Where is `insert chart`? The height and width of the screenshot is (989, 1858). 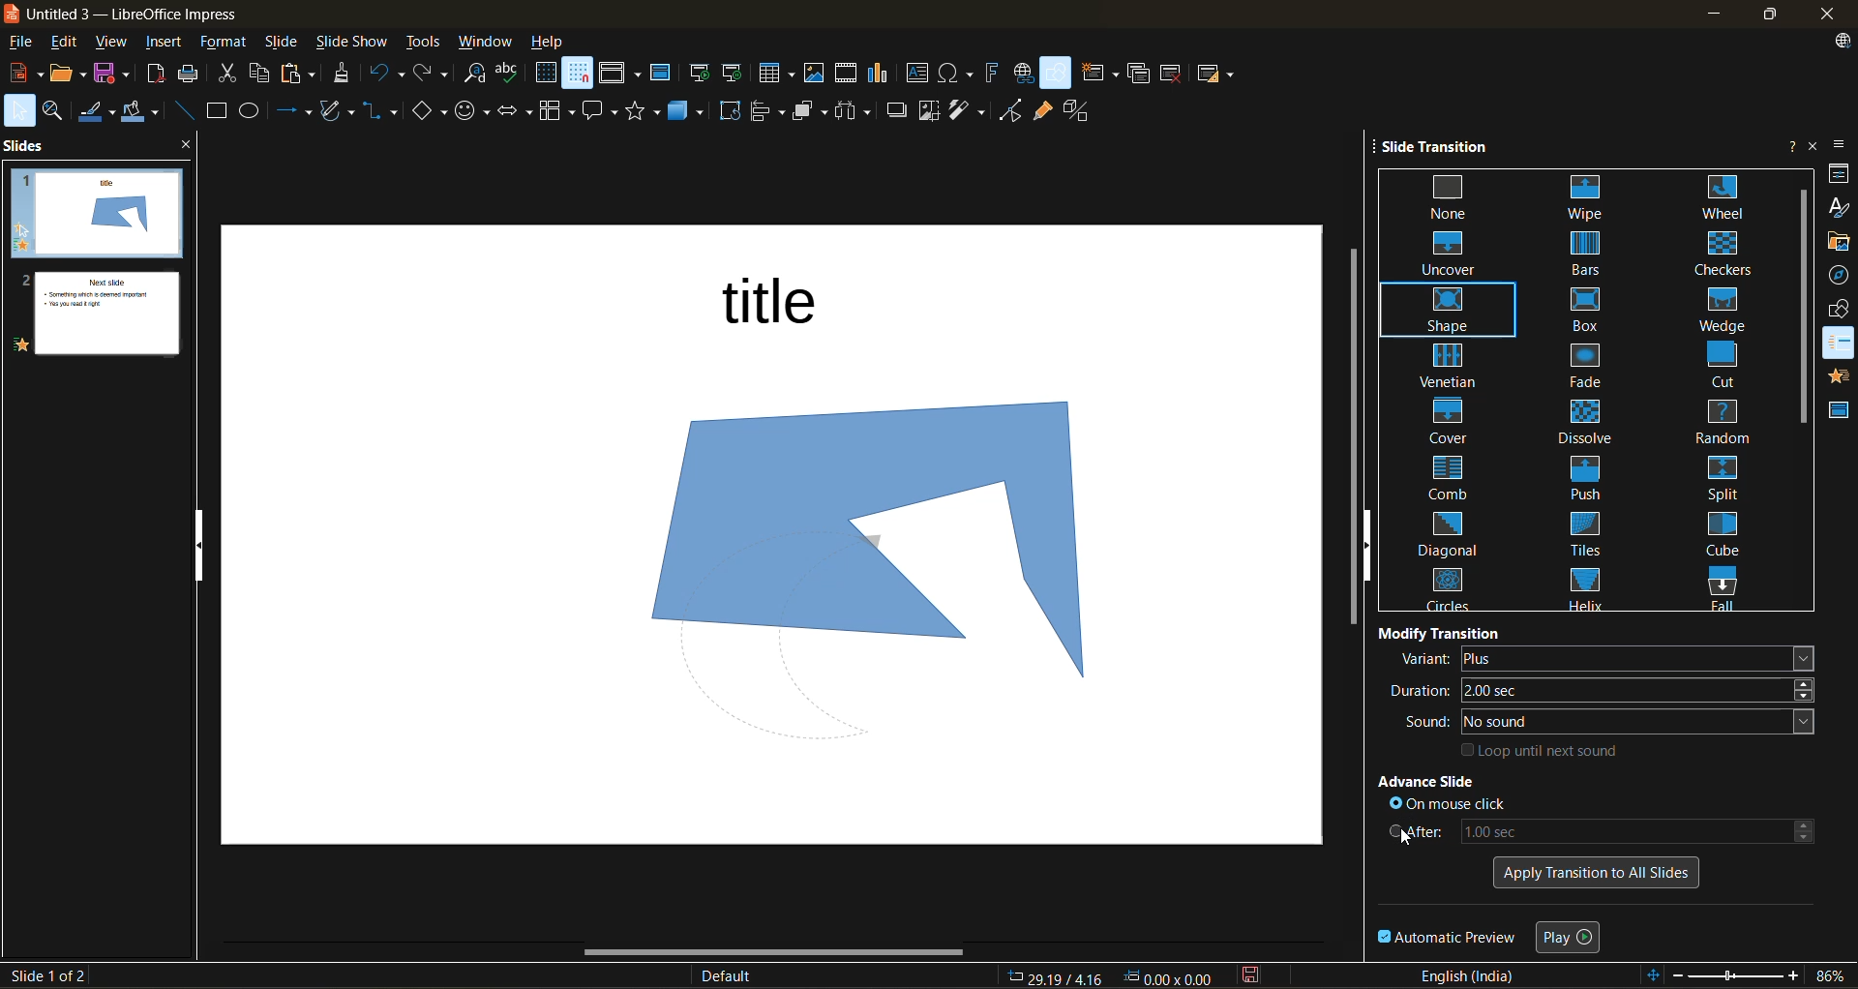 insert chart is located at coordinates (885, 75).